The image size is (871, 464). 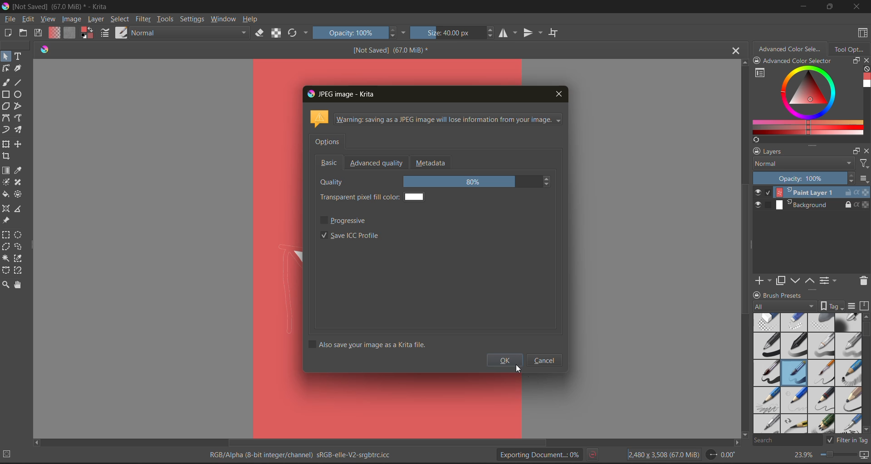 I want to click on flip angle, so click(x=720, y=455).